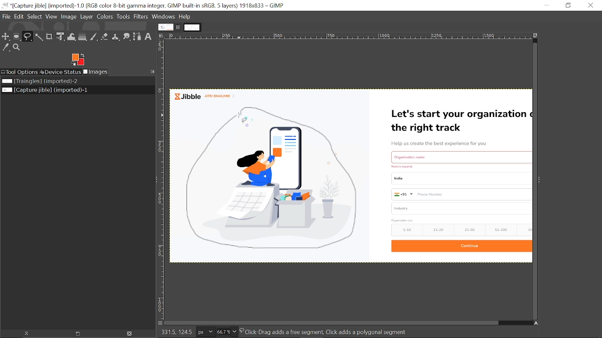  I want to click on Windows, so click(164, 17).